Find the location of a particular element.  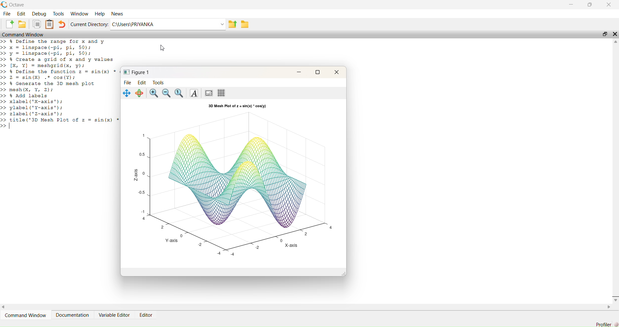

Workflow is located at coordinates (80, 14).